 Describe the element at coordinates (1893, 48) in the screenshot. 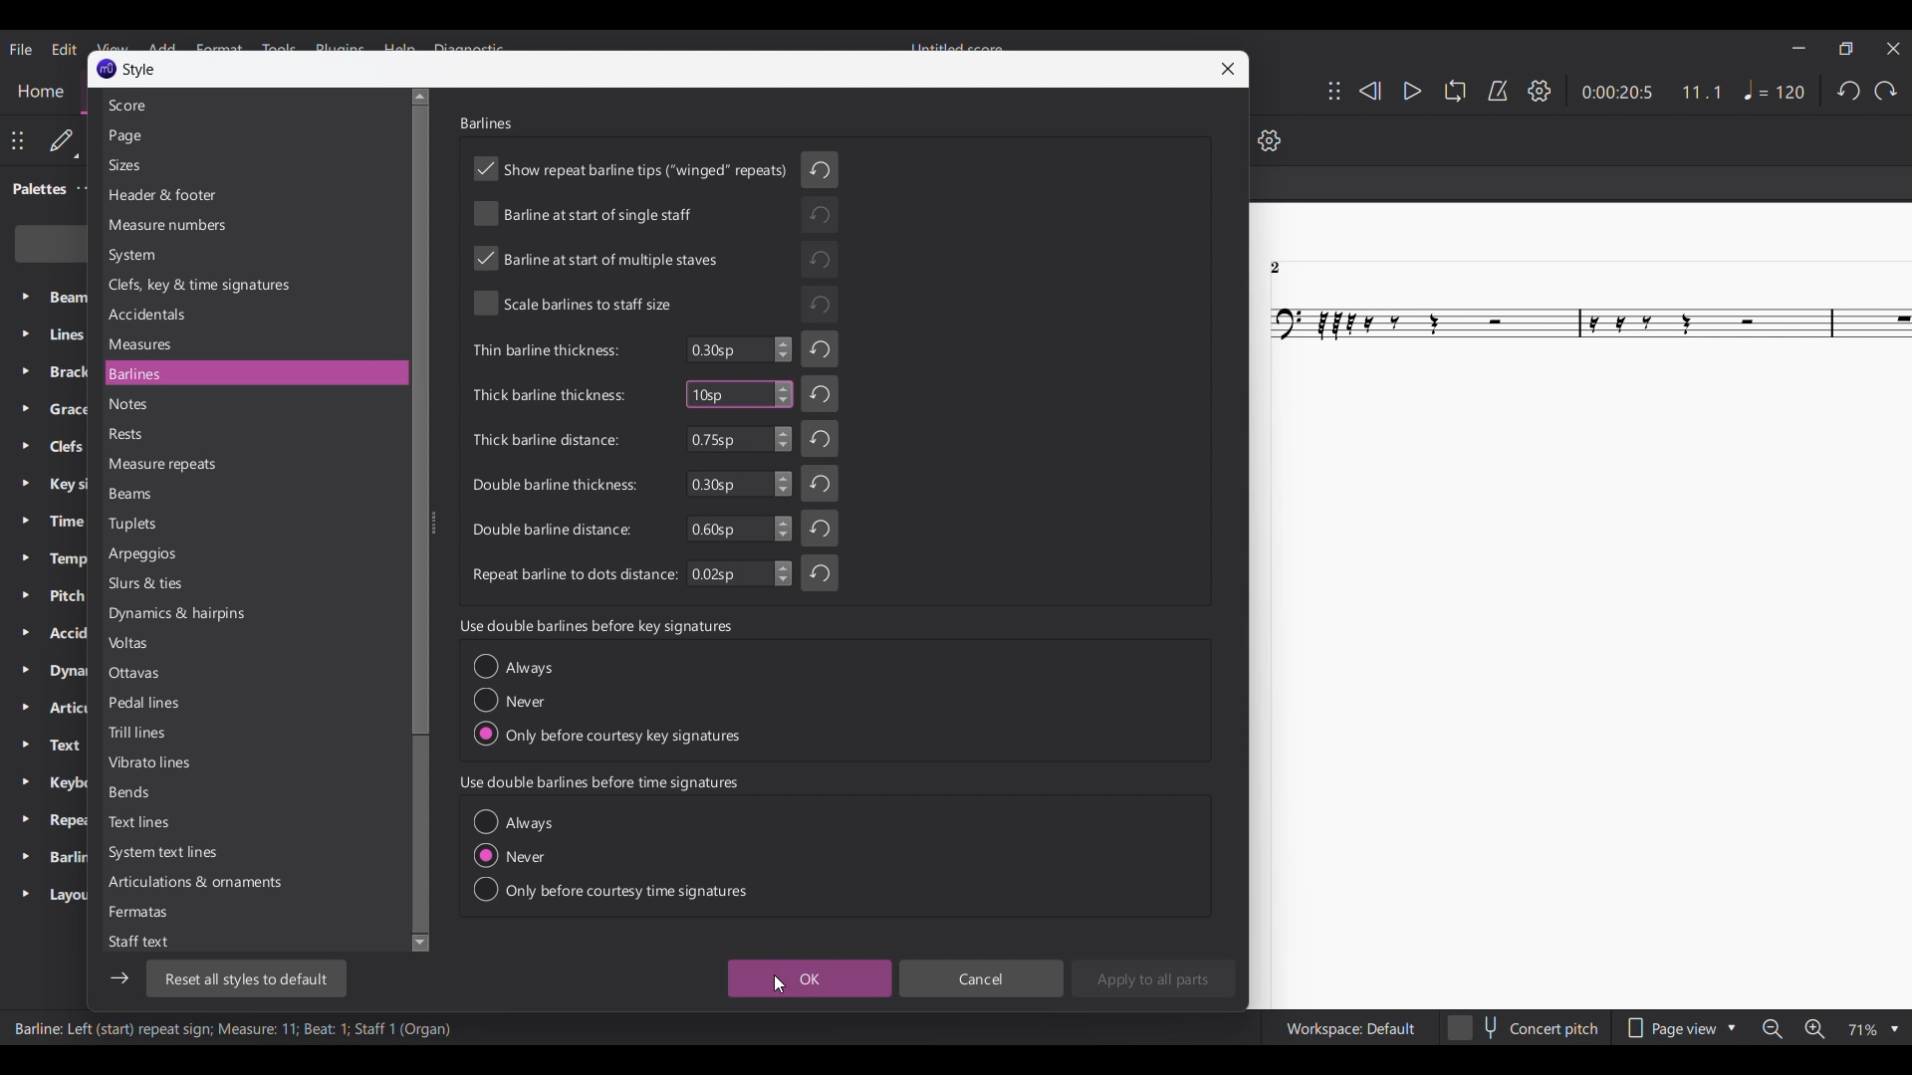

I see `Close interface` at that location.